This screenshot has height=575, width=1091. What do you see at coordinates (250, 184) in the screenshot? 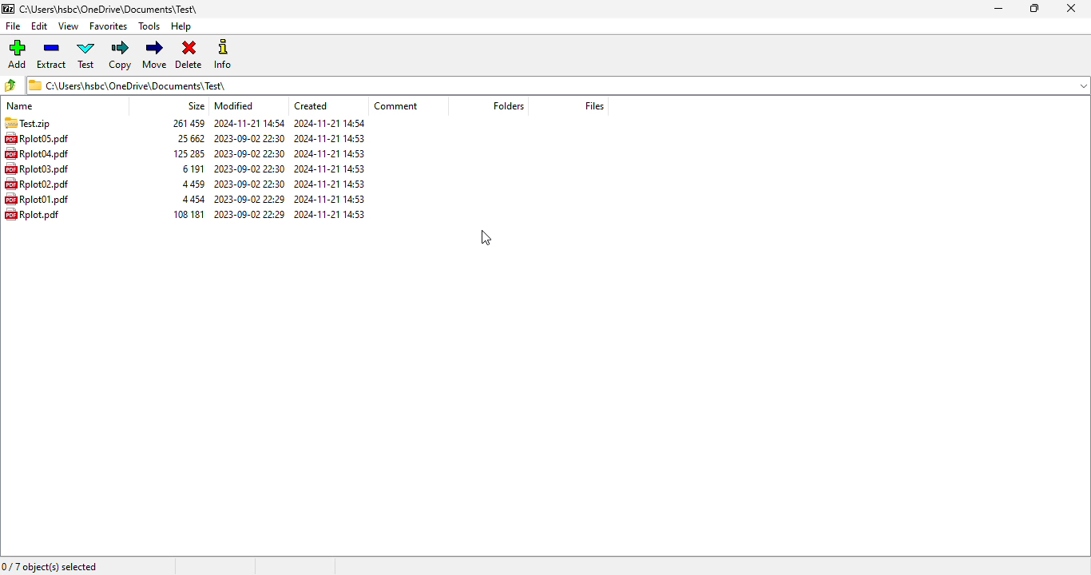
I see `modified date & time` at bounding box center [250, 184].